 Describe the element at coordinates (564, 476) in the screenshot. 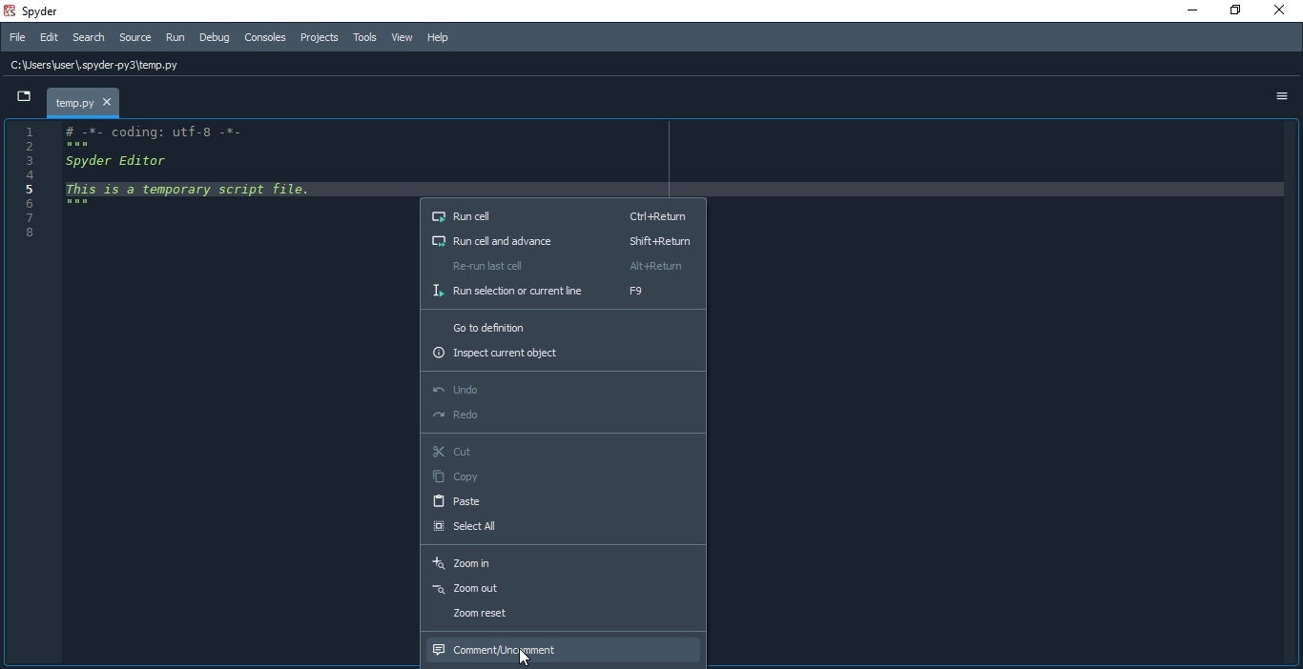

I see `Copy` at that location.